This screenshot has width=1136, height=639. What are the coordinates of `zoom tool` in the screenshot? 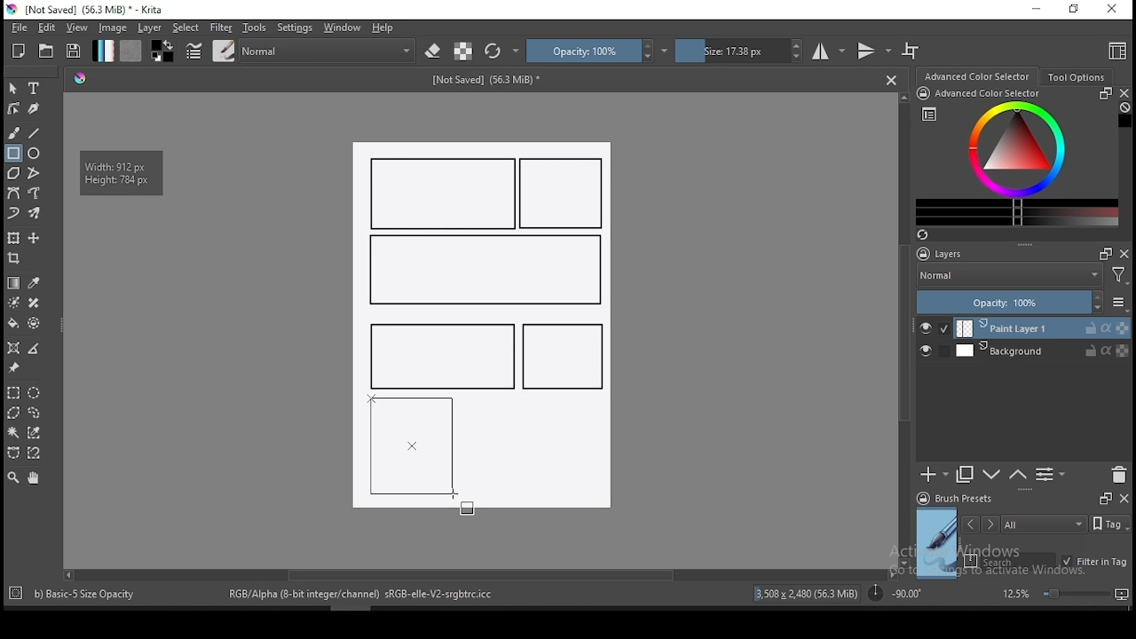 It's located at (13, 477).